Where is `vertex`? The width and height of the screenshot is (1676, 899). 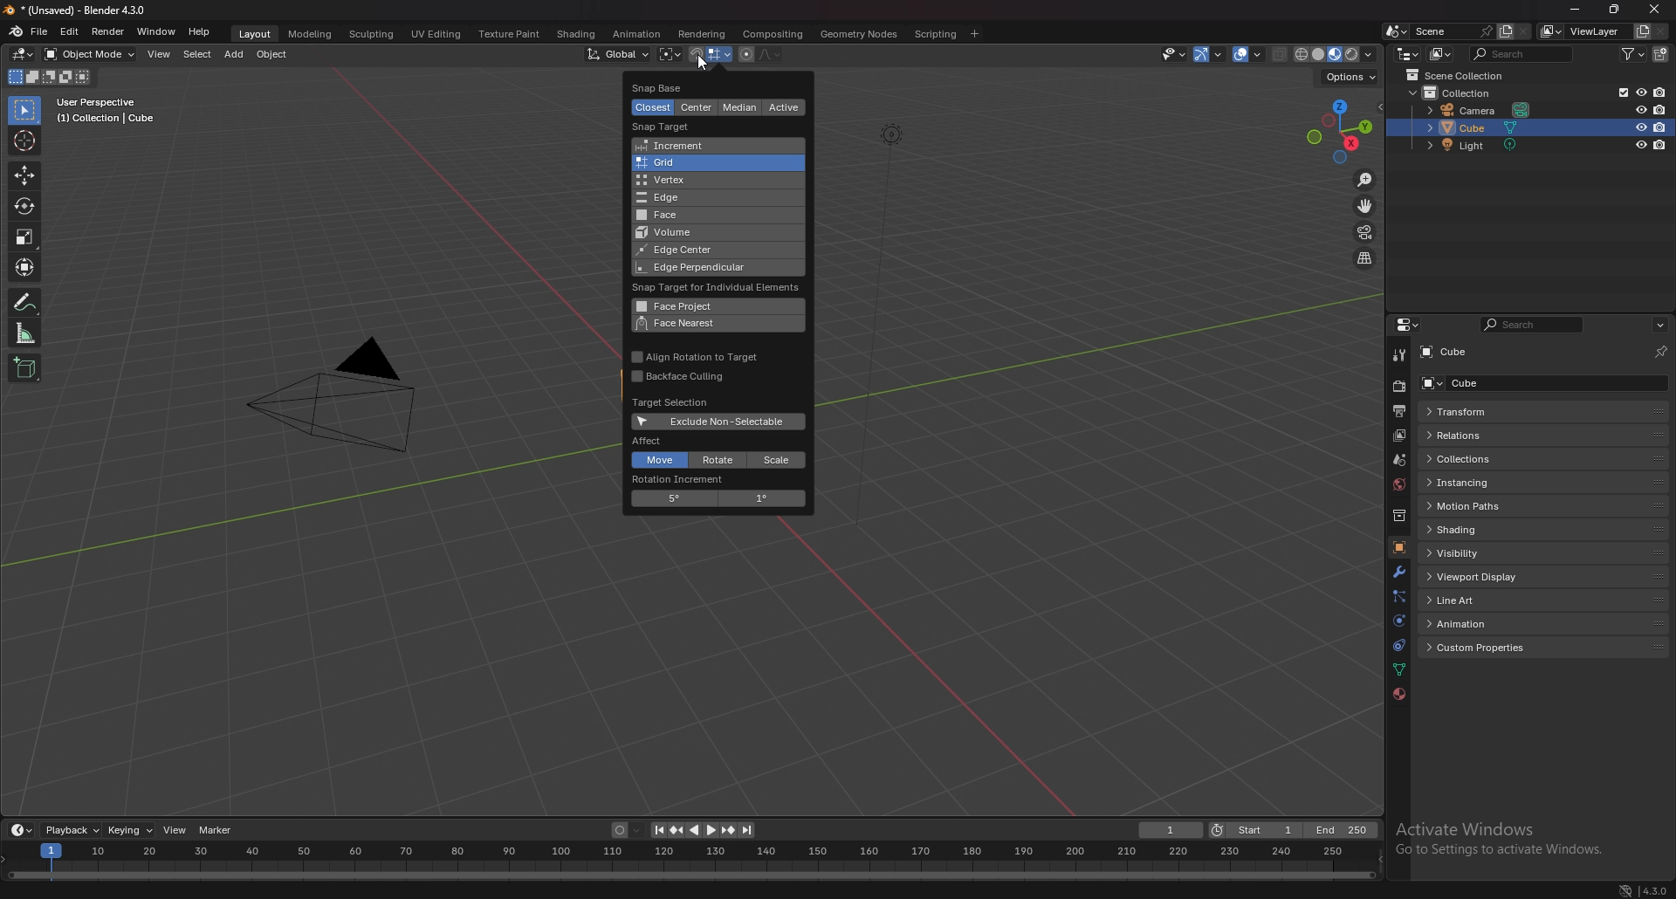 vertex is located at coordinates (706, 179).